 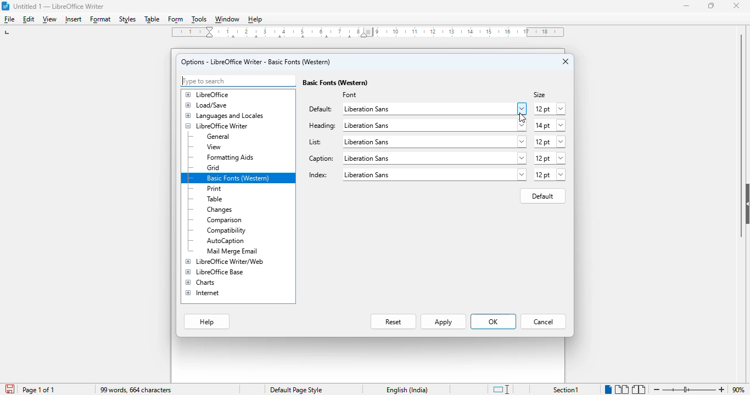 I want to click on grid, so click(x=214, y=168).